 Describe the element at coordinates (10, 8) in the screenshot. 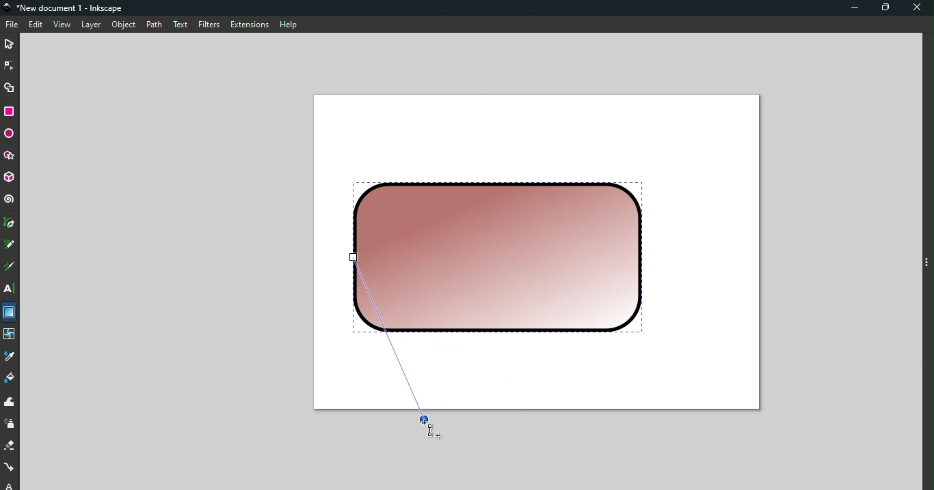

I see `logo` at that location.